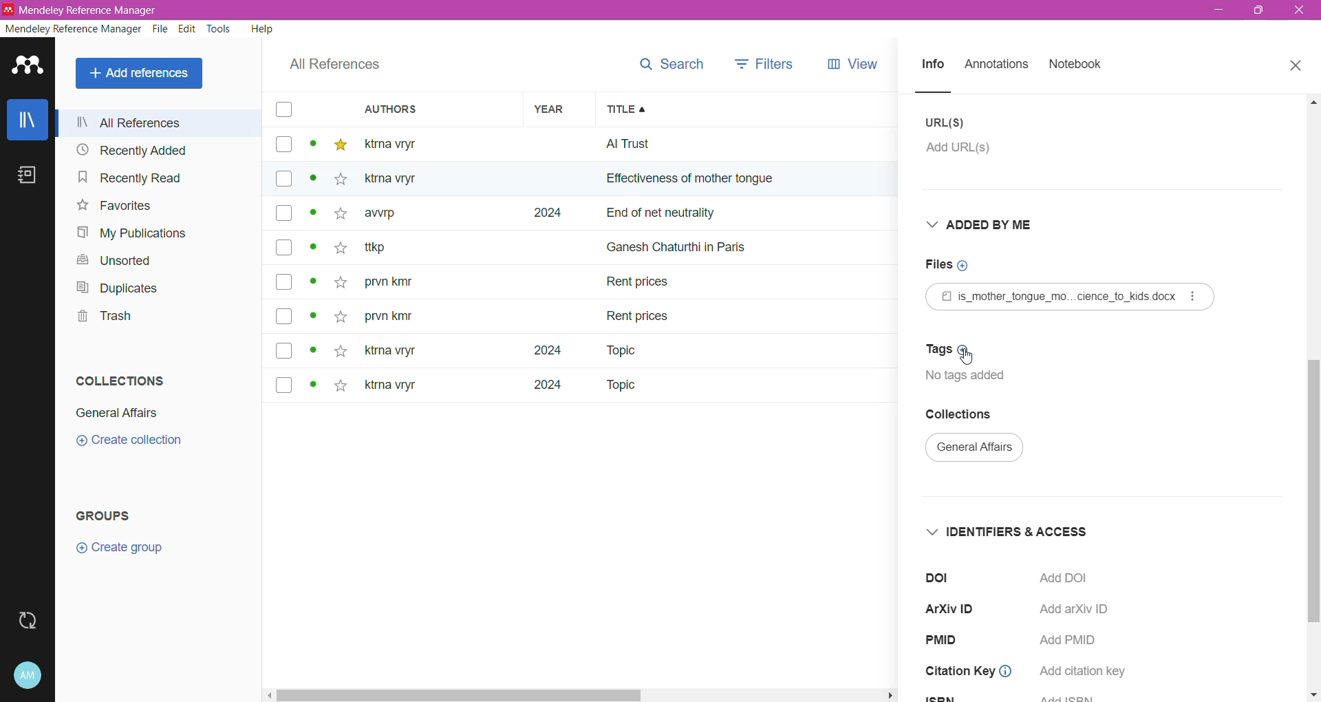 Image resolution: width=1321 pixels, height=702 pixels. I want to click on star, so click(337, 182).